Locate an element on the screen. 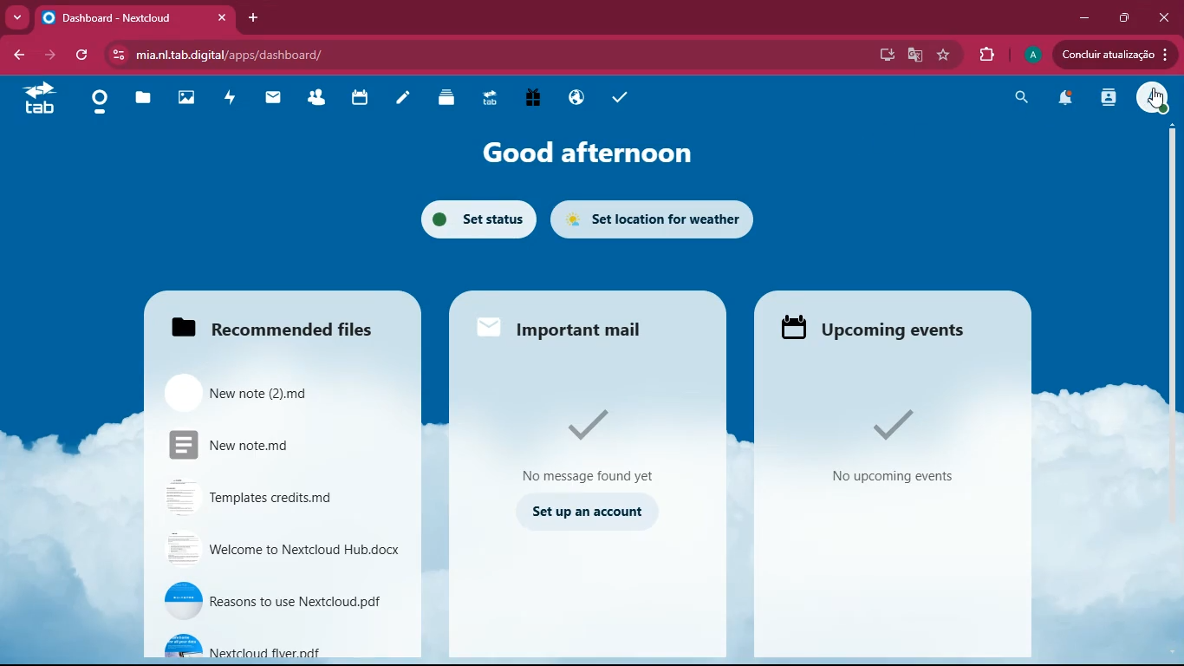 The height and width of the screenshot is (666, 1184). extensions is located at coordinates (986, 55).